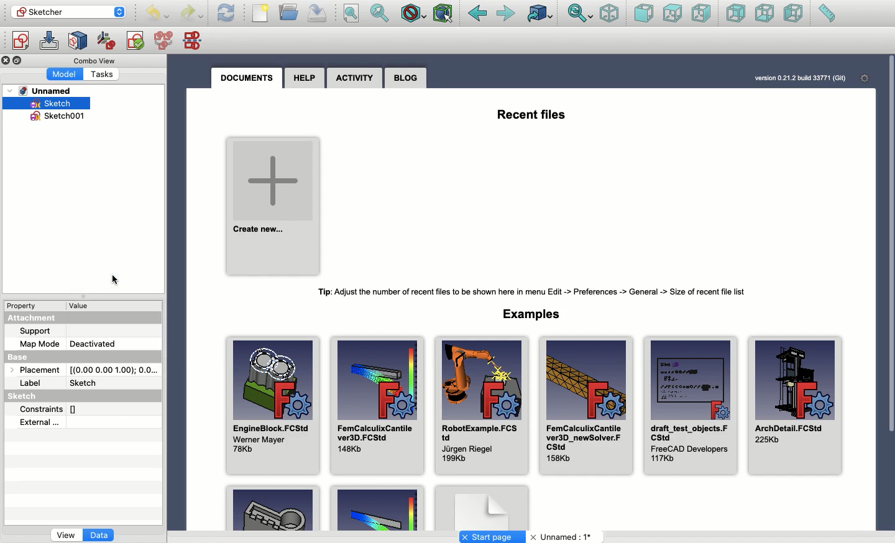  What do you see at coordinates (736, 13) in the screenshot?
I see `Rear` at bounding box center [736, 13].